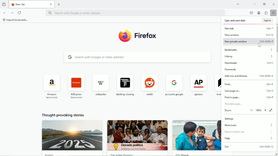  I want to click on sync and save data, so click(236, 21).